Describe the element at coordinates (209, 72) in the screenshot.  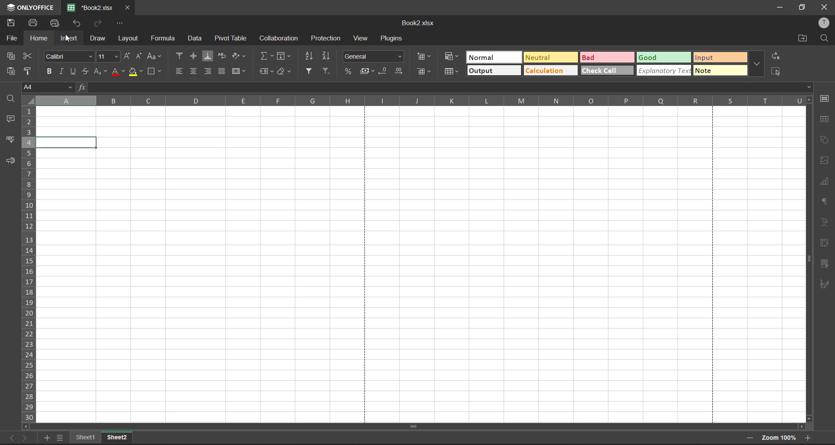
I see `align right` at that location.